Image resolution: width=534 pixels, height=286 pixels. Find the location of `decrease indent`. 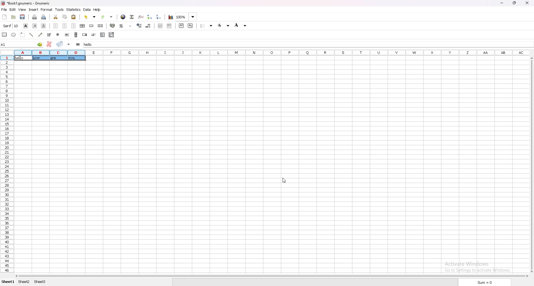

decrease indent is located at coordinates (161, 26).